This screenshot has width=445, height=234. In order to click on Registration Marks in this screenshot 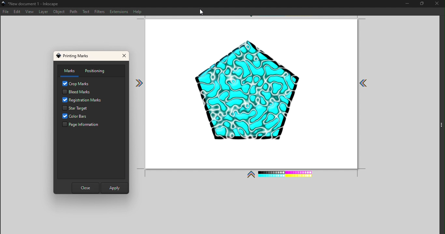, I will do `click(83, 100)`.